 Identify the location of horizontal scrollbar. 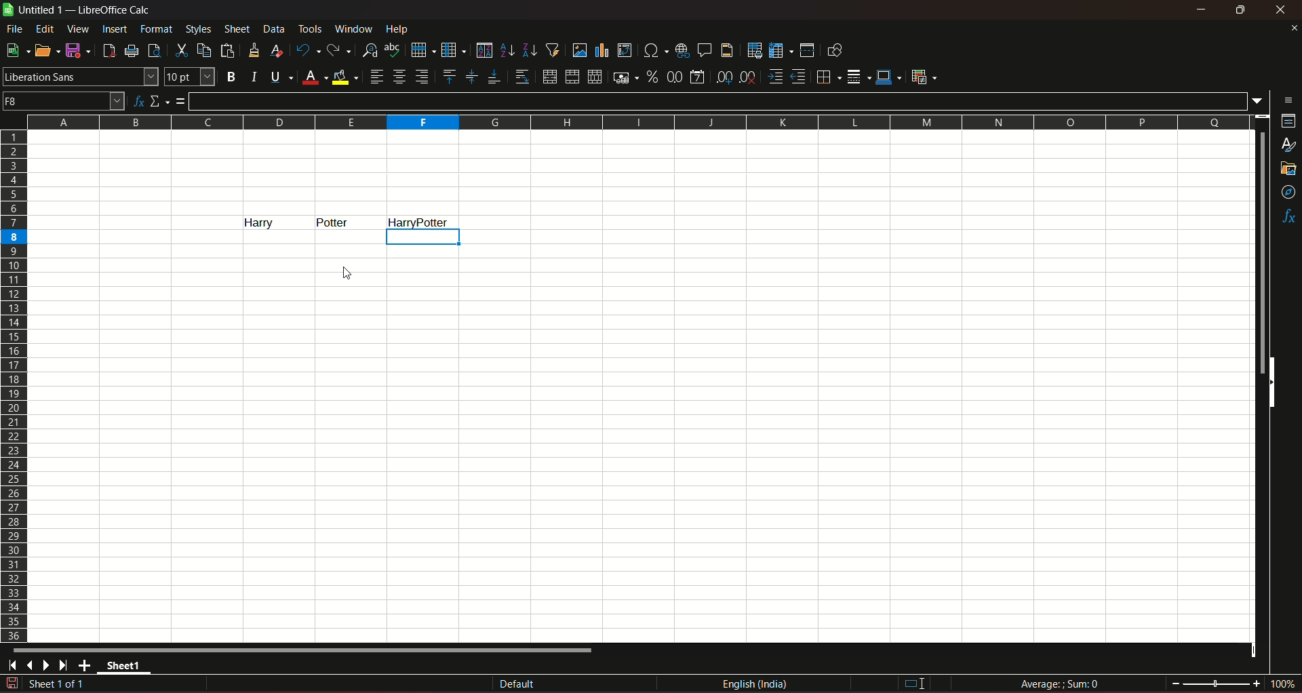
(304, 650).